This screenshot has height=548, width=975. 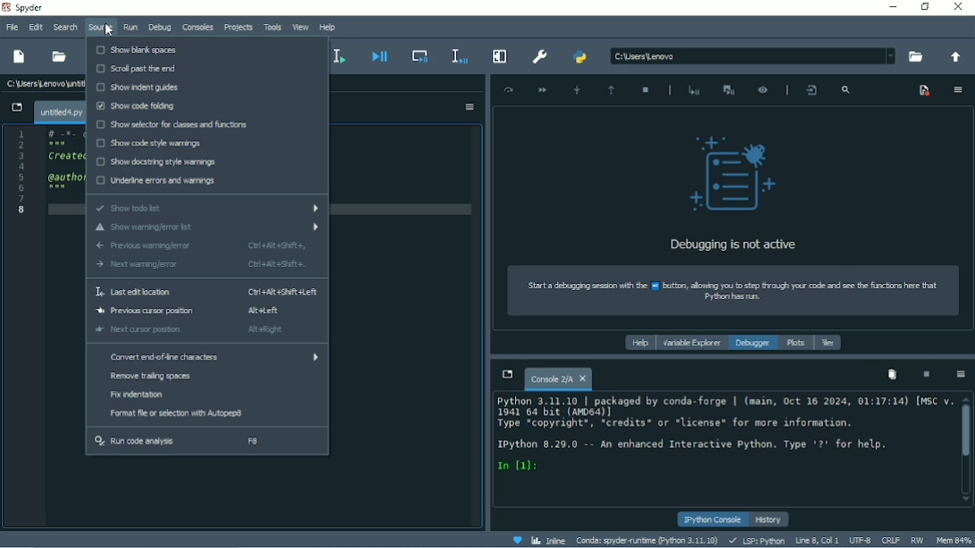 I want to click on CRLF, so click(x=891, y=540).